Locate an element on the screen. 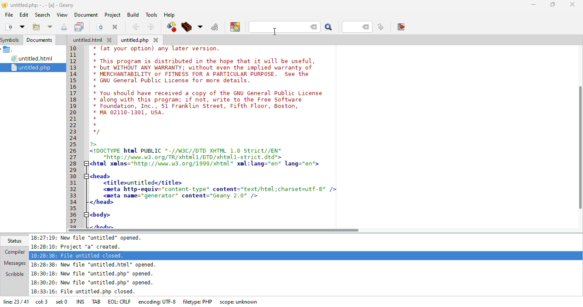 The height and width of the screenshot is (307, 583). reload is located at coordinates (100, 27).